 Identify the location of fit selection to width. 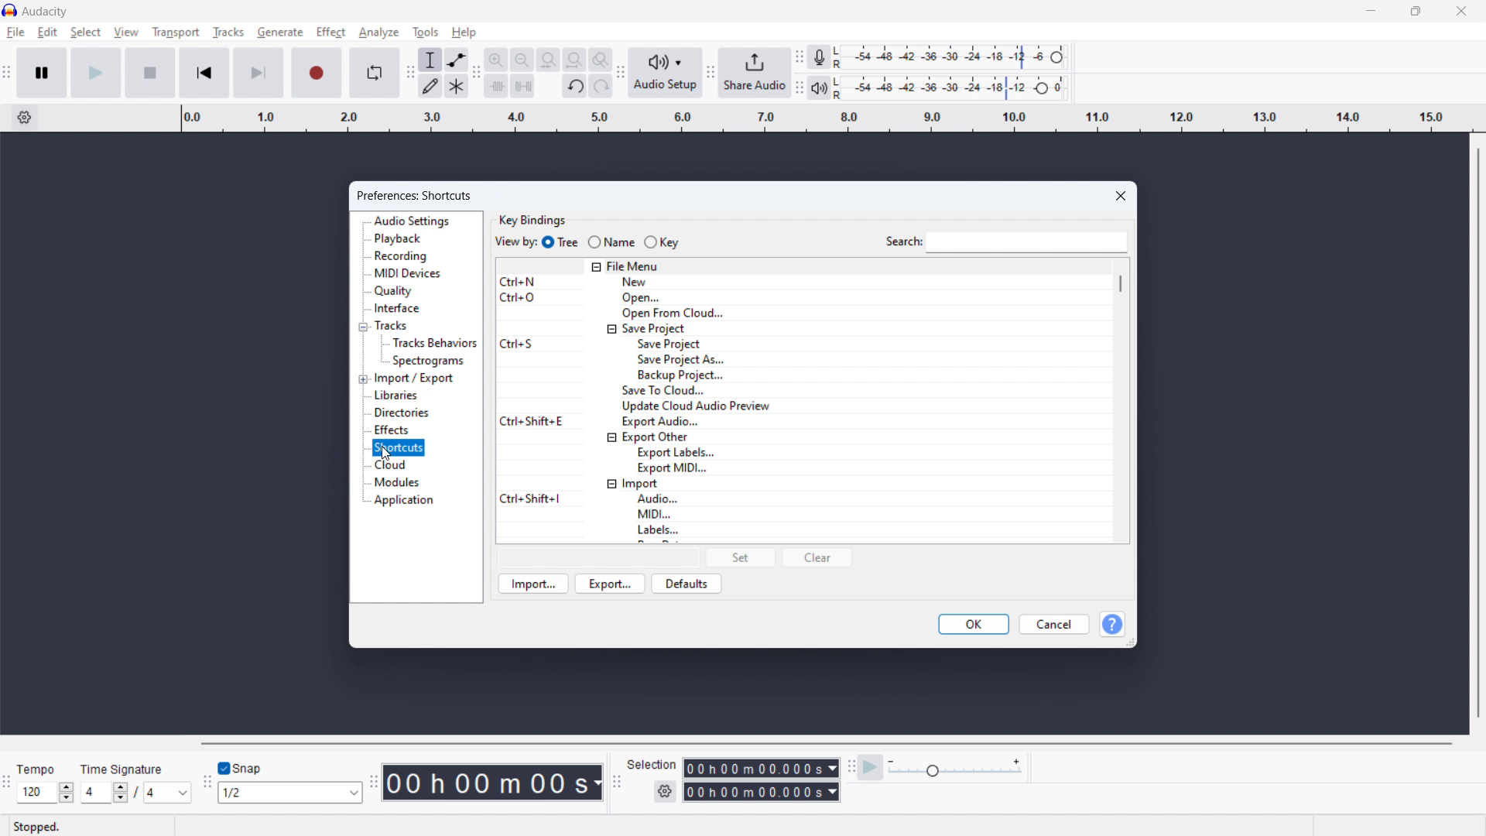
(548, 60).